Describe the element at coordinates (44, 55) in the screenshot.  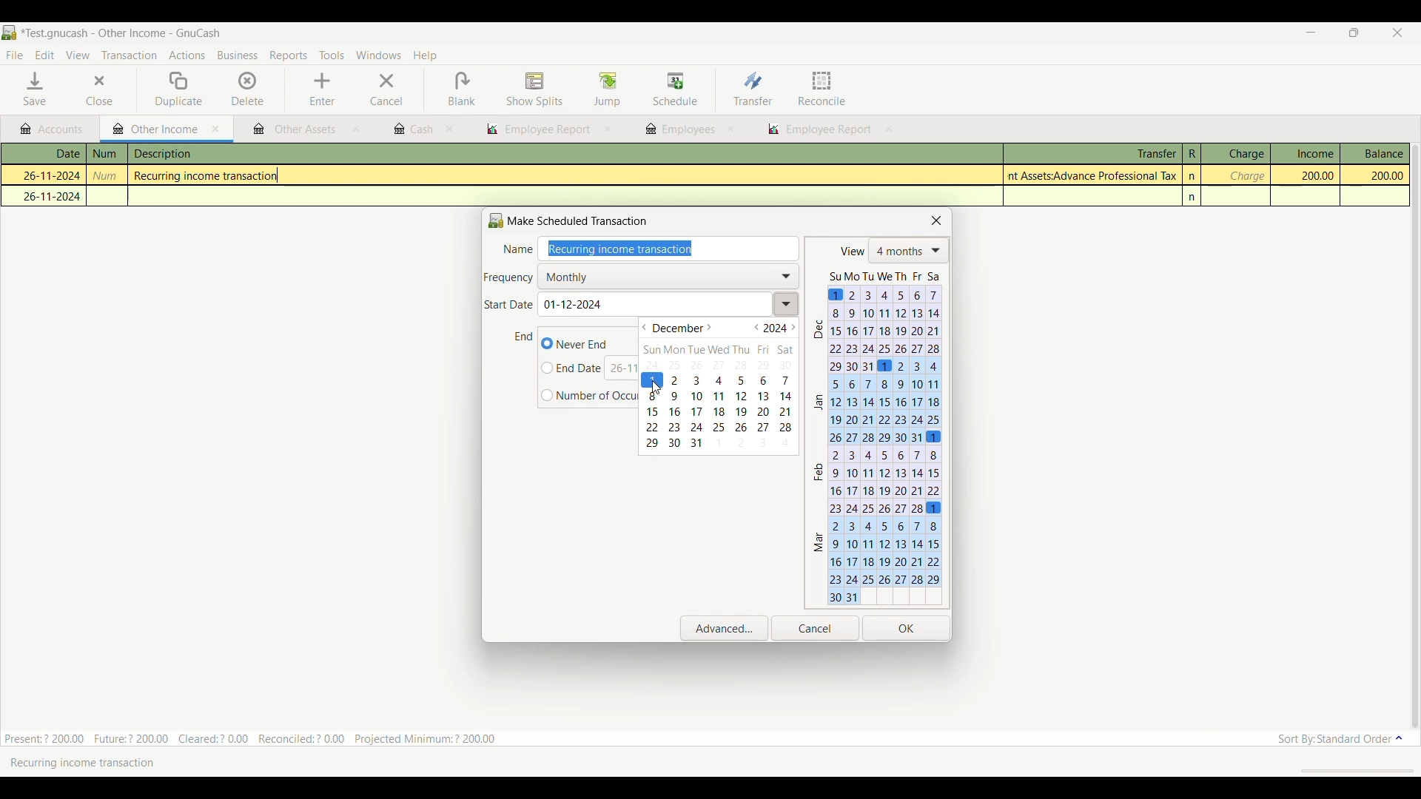
I see `Edit menu` at that location.